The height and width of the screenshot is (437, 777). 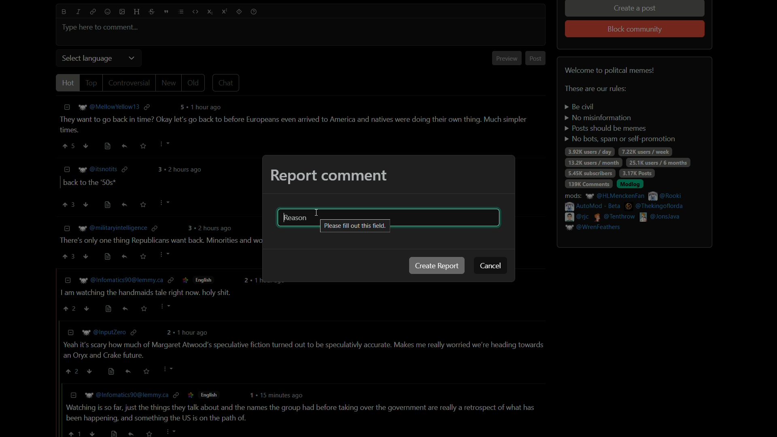 I want to click on please fill out this field pop up, so click(x=356, y=226).